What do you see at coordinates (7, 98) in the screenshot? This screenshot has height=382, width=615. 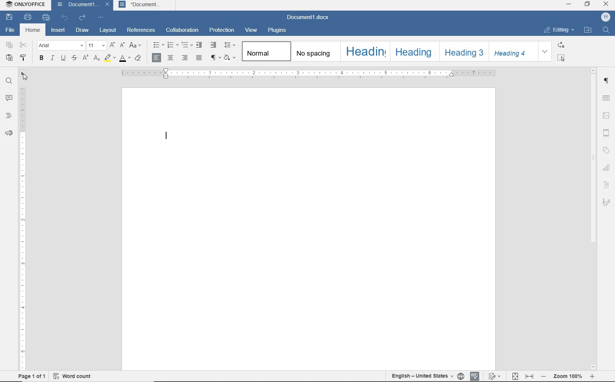 I see `COMMENTS` at bounding box center [7, 98].